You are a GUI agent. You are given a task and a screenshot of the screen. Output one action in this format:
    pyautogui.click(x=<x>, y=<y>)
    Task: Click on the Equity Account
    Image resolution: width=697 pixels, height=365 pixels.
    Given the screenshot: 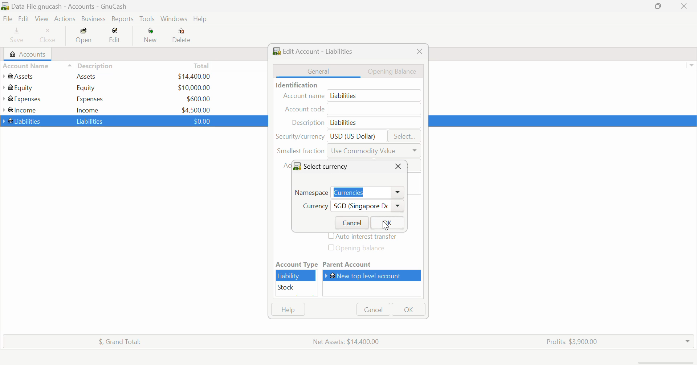 What is the action you would take?
    pyautogui.click(x=20, y=86)
    